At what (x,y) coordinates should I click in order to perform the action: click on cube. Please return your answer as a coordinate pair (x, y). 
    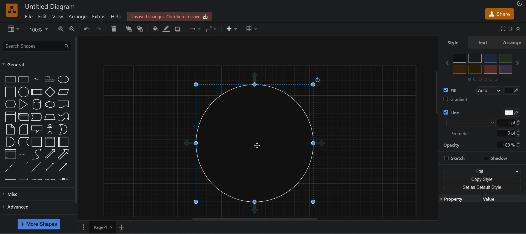
    Looking at the image, I should click on (23, 118).